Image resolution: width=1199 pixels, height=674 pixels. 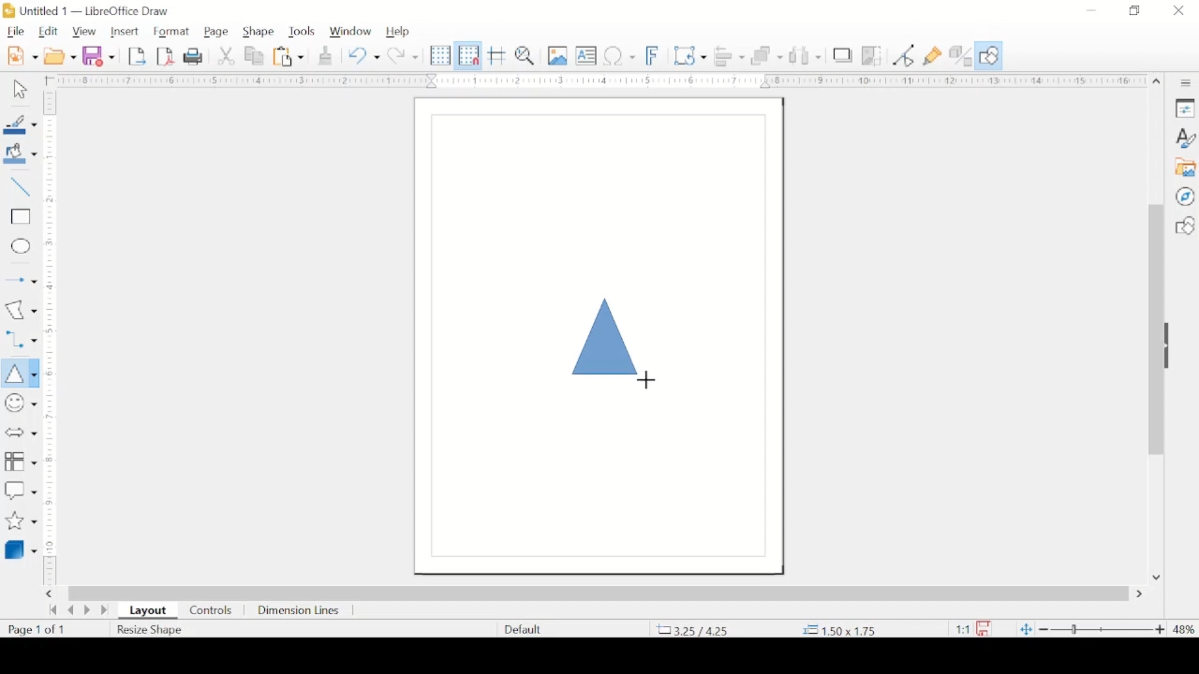 What do you see at coordinates (1133, 11) in the screenshot?
I see `restore down` at bounding box center [1133, 11].